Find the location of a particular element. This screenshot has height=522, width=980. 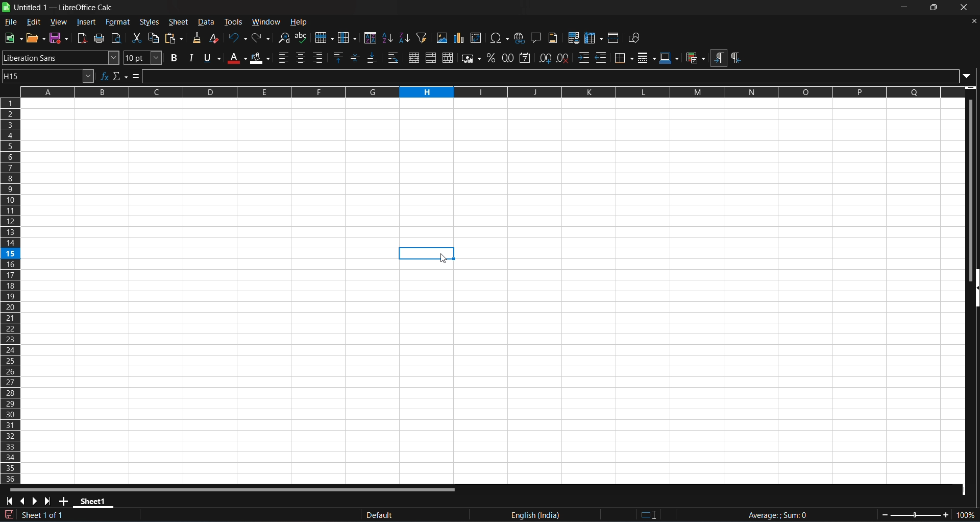

conditional is located at coordinates (696, 57).